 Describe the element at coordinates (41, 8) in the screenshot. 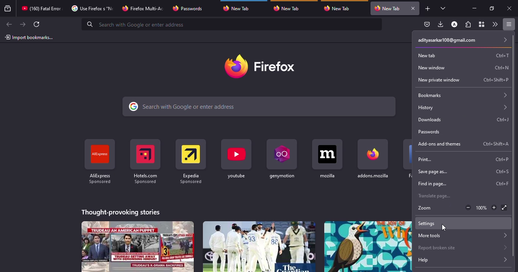

I see `tab` at that location.